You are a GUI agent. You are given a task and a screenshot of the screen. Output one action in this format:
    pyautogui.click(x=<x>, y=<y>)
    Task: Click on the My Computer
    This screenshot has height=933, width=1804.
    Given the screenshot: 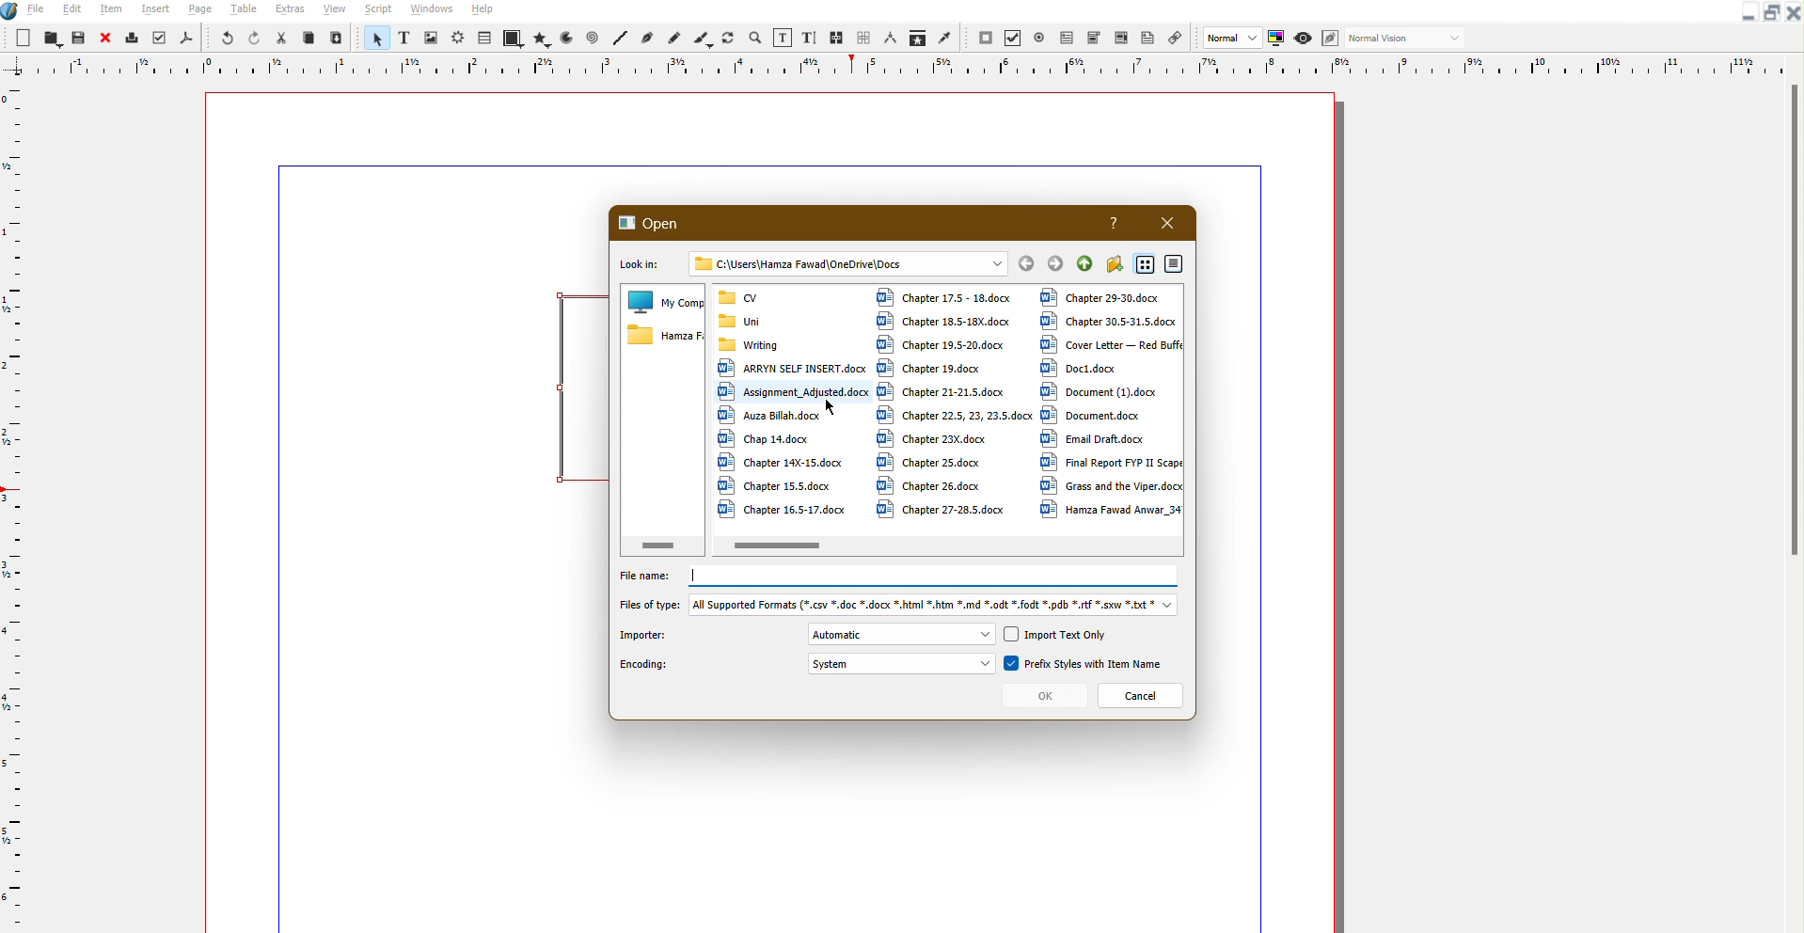 What is the action you would take?
    pyautogui.click(x=663, y=302)
    